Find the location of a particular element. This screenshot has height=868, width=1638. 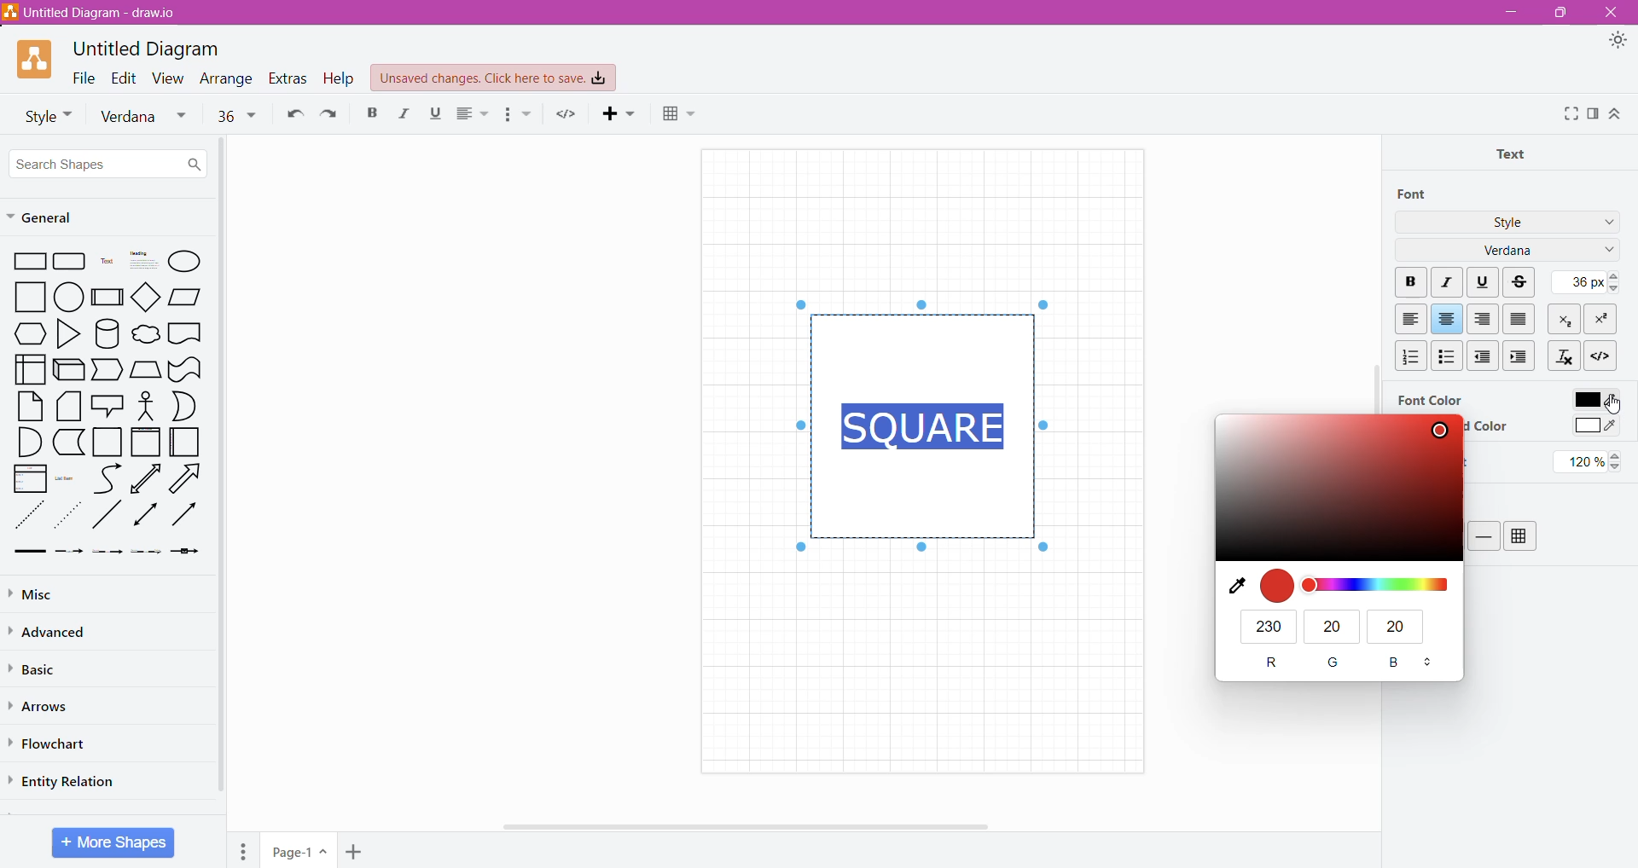

Set Font Size is located at coordinates (1583, 281).